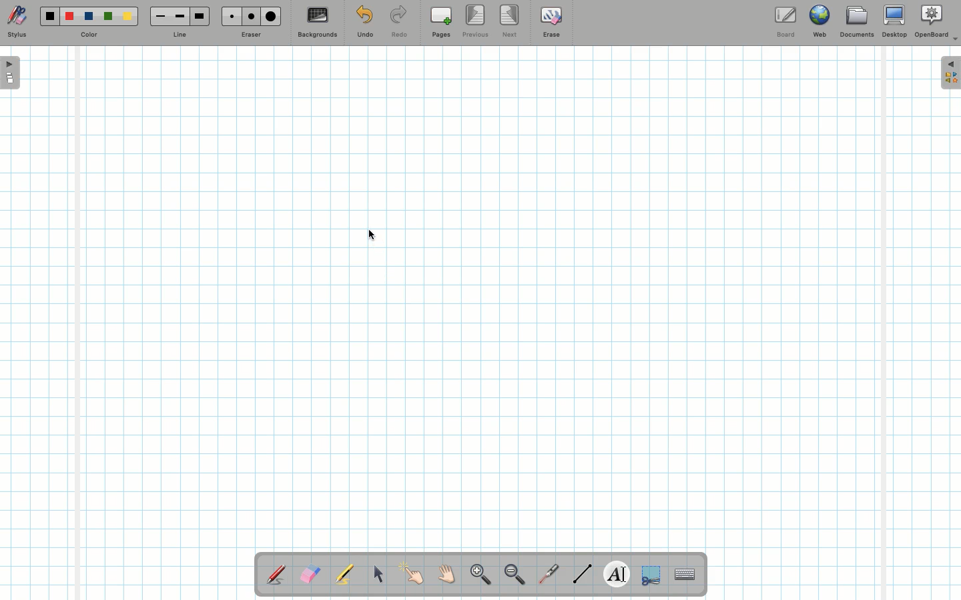 The width and height of the screenshot is (961, 600). Describe the element at coordinates (936, 21) in the screenshot. I see `OpenBoard` at that location.